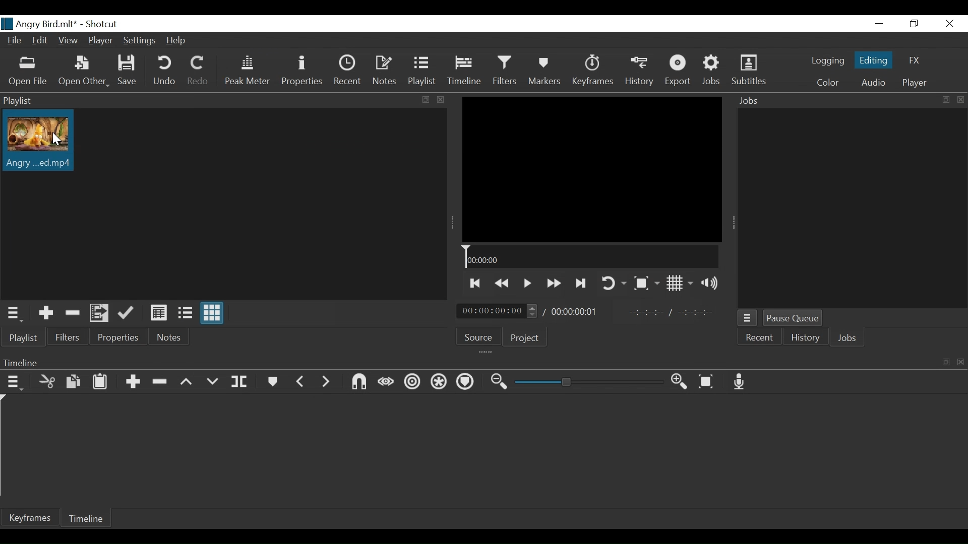 The width and height of the screenshot is (968, 544). I want to click on Filters, so click(68, 335).